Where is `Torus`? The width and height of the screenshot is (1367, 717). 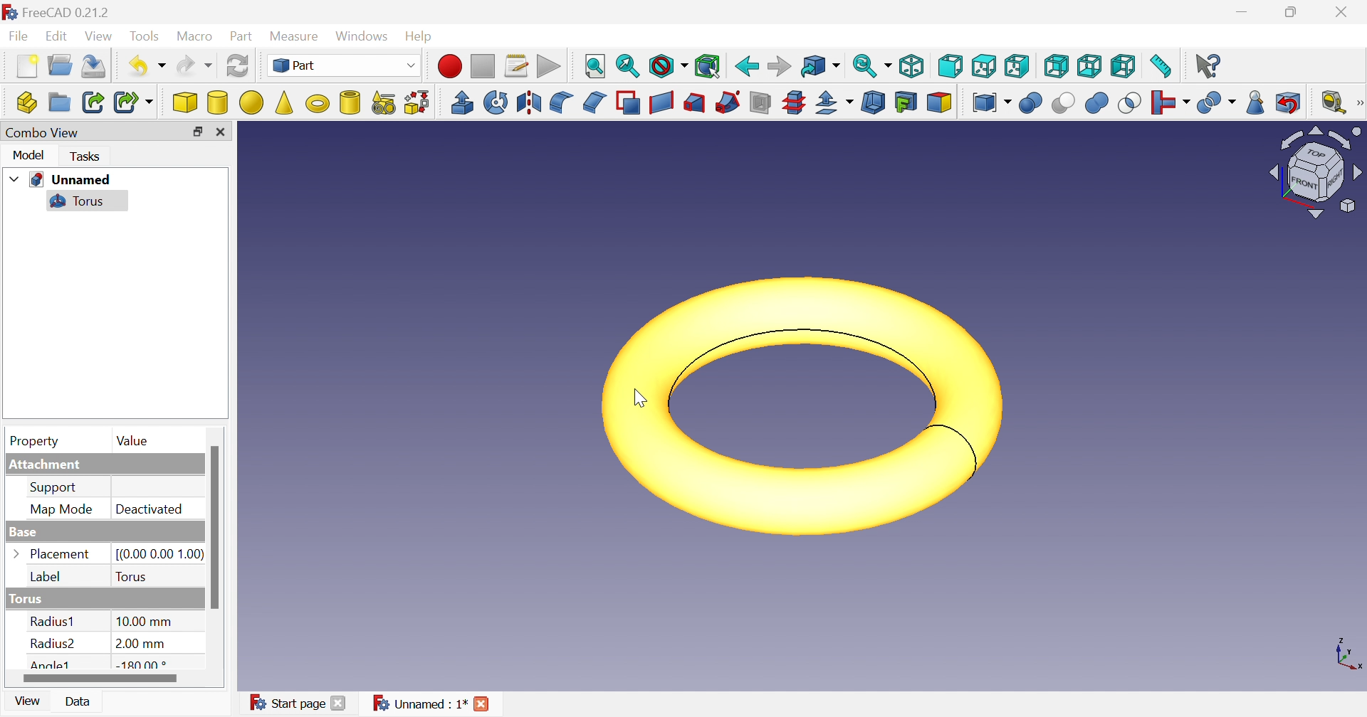 Torus is located at coordinates (132, 575).